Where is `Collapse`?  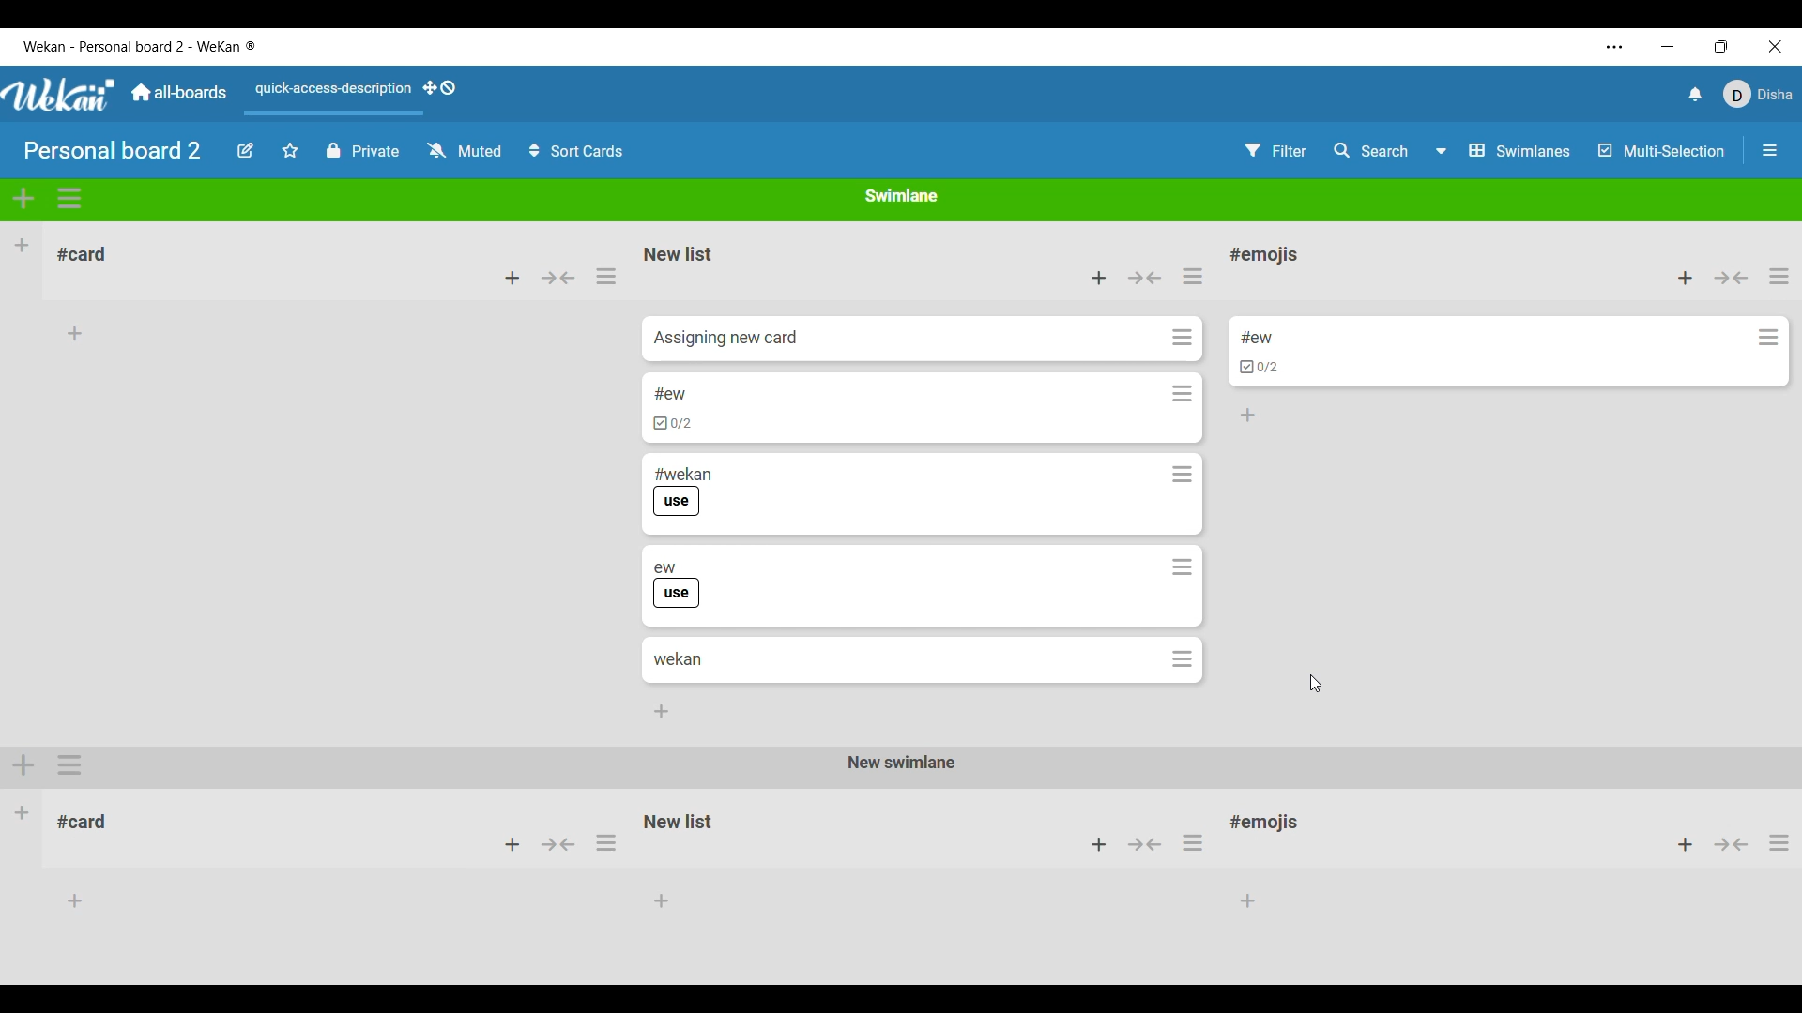 Collapse is located at coordinates (557, 278).